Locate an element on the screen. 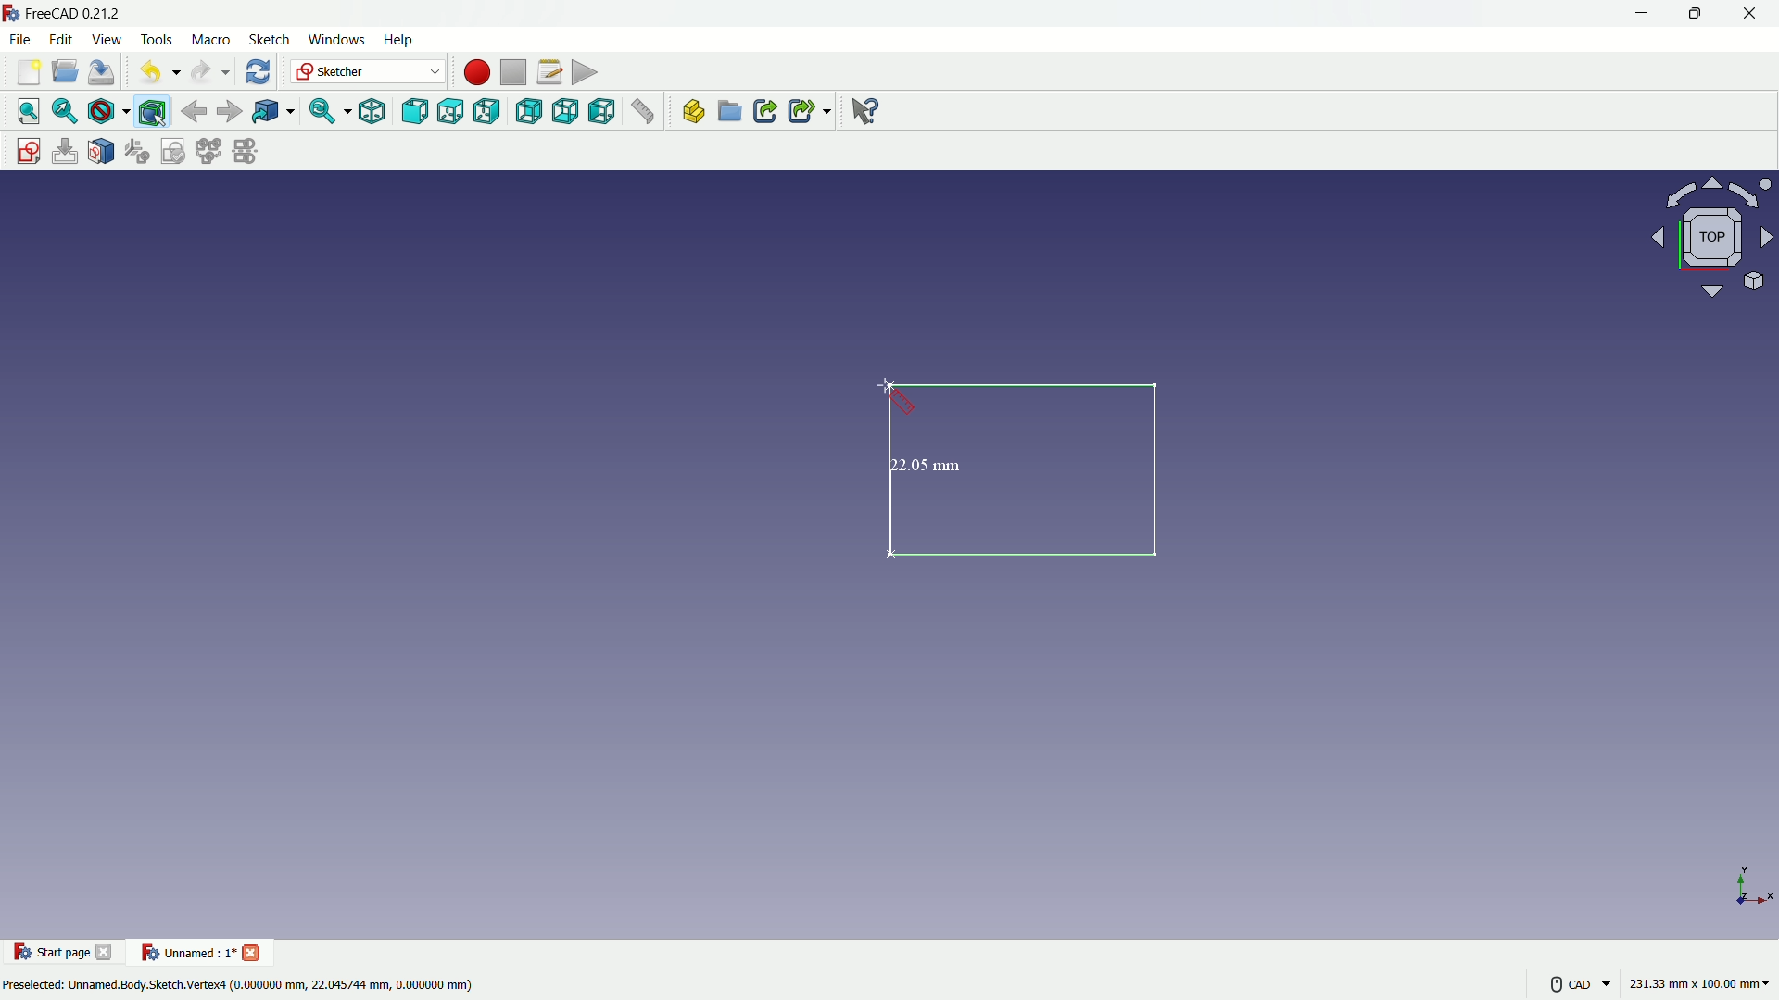  switch workbenches is located at coordinates (368, 72).